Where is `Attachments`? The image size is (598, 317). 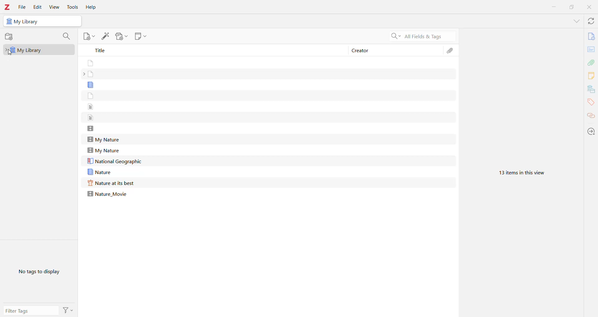
Attachments is located at coordinates (451, 50).